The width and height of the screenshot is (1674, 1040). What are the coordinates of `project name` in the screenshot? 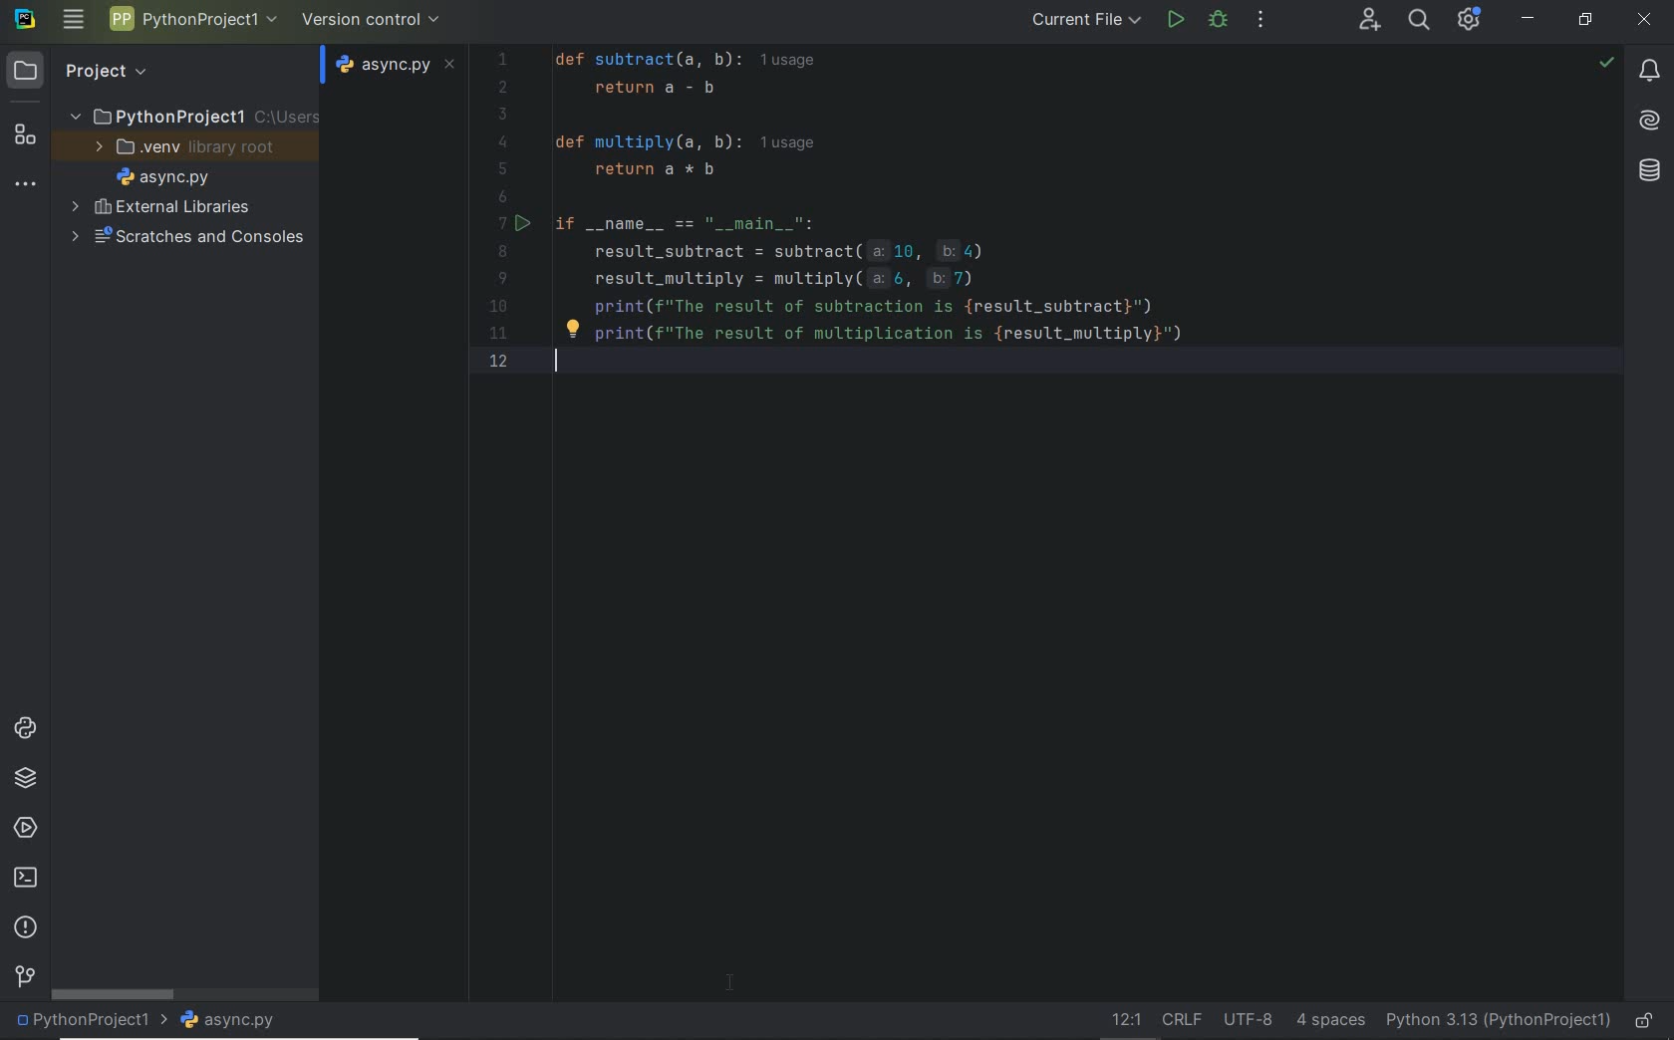 It's located at (194, 19).